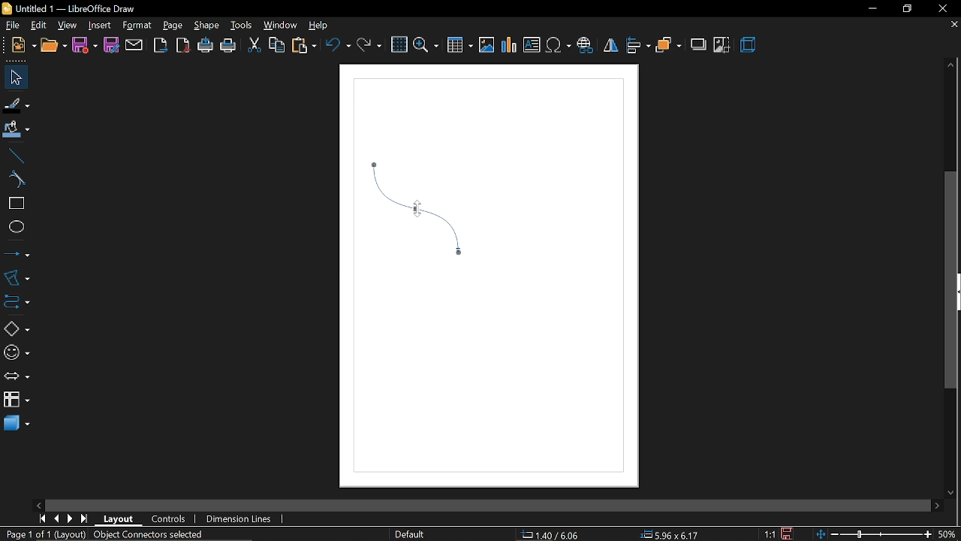  What do you see at coordinates (110, 45) in the screenshot?
I see `save as` at bounding box center [110, 45].